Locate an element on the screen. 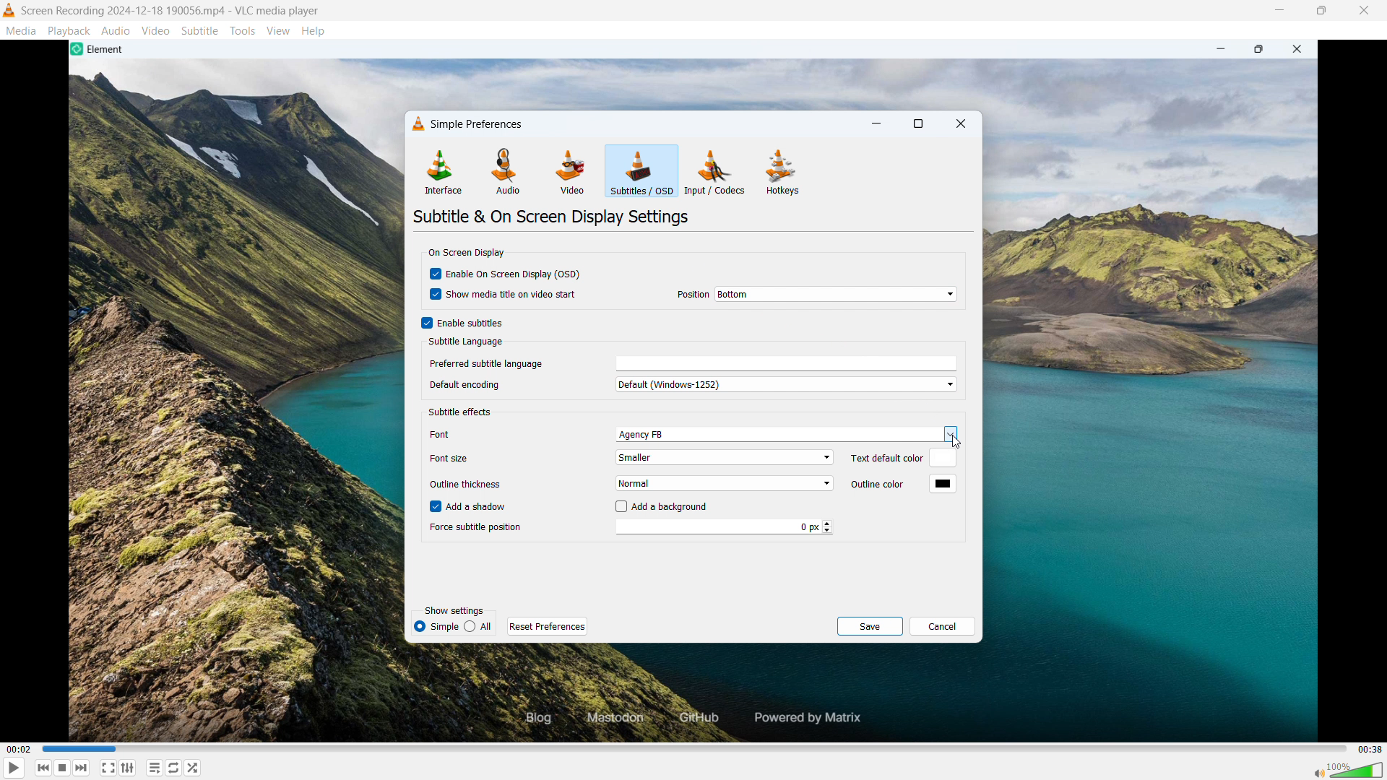 The height and width of the screenshot is (780, 1387). set default encoding is located at coordinates (784, 383).